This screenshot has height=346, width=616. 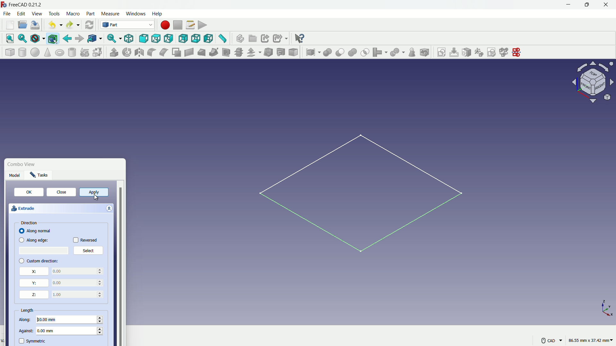 What do you see at coordinates (7, 14) in the screenshot?
I see `file` at bounding box center [7, 14].